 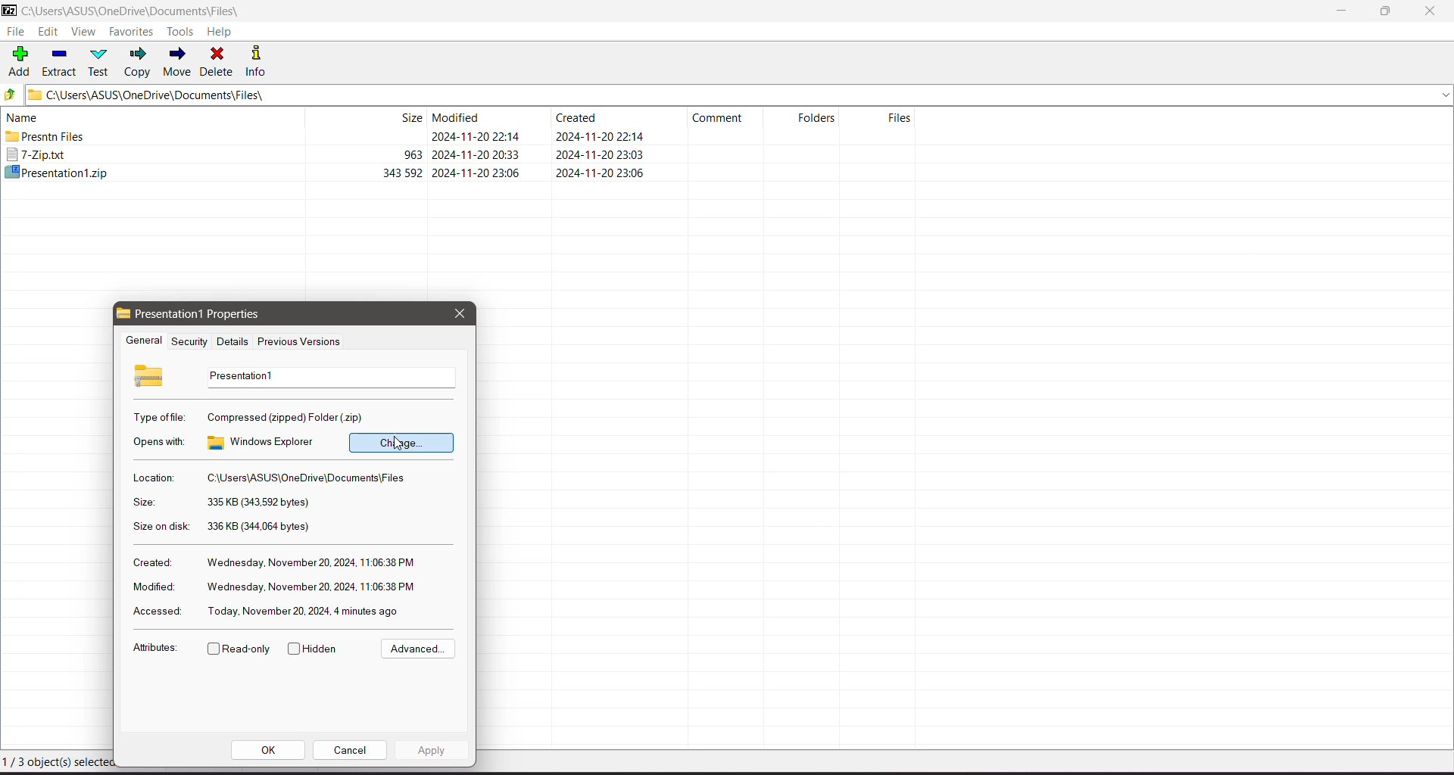 I want to click on OK, so click(x=269, y=750).